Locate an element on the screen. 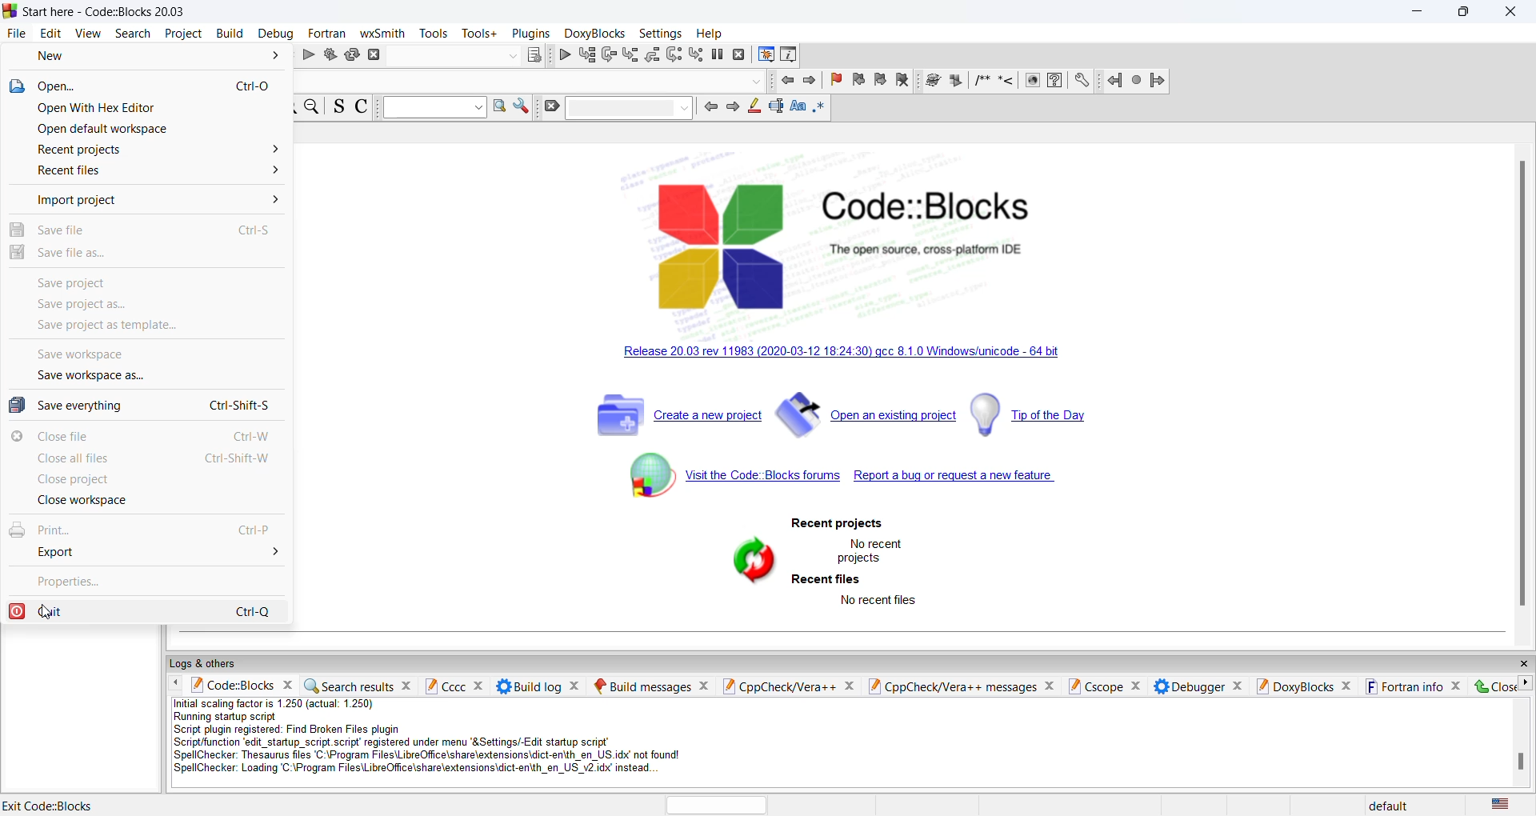 The width and height of the screenshot is (1536, 816). save everything is located at coordinates (143, 406).